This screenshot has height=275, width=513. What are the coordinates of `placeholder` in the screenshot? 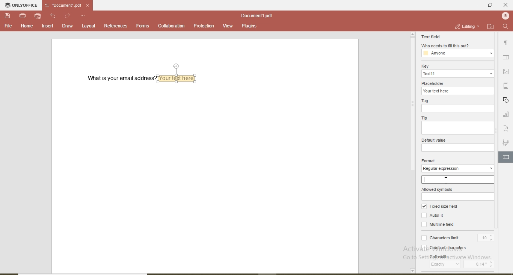 It's located at (434, 83).